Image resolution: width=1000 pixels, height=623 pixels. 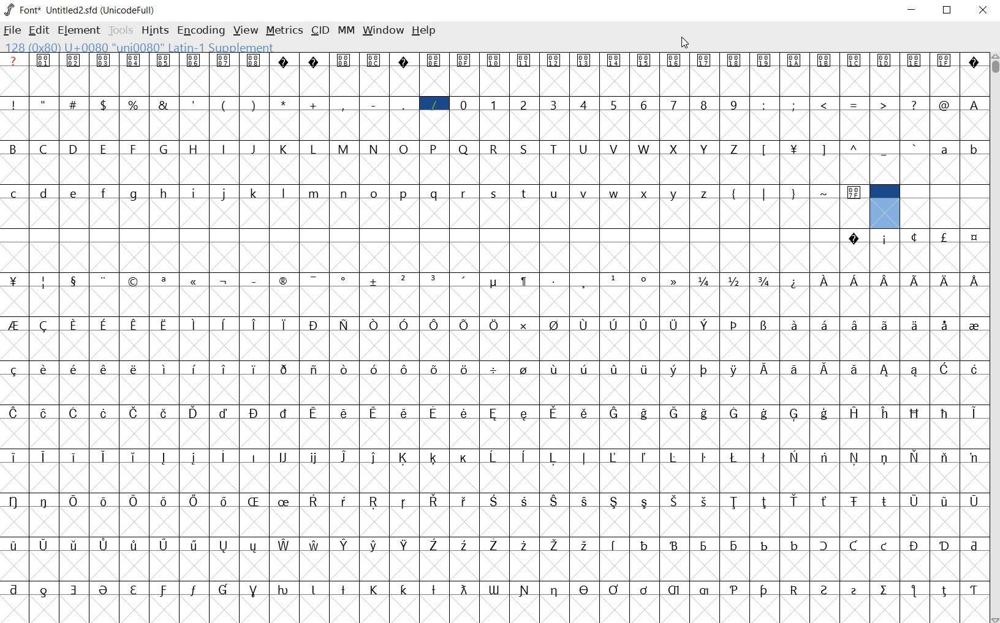 I want to click on Symbol, so click(x=884, y=501).